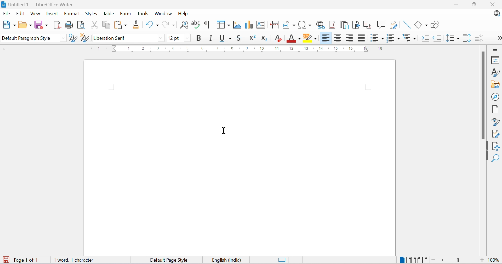 The width and height of the screenshot is (502, 264). I want to click on Properties, so click(496, 60).